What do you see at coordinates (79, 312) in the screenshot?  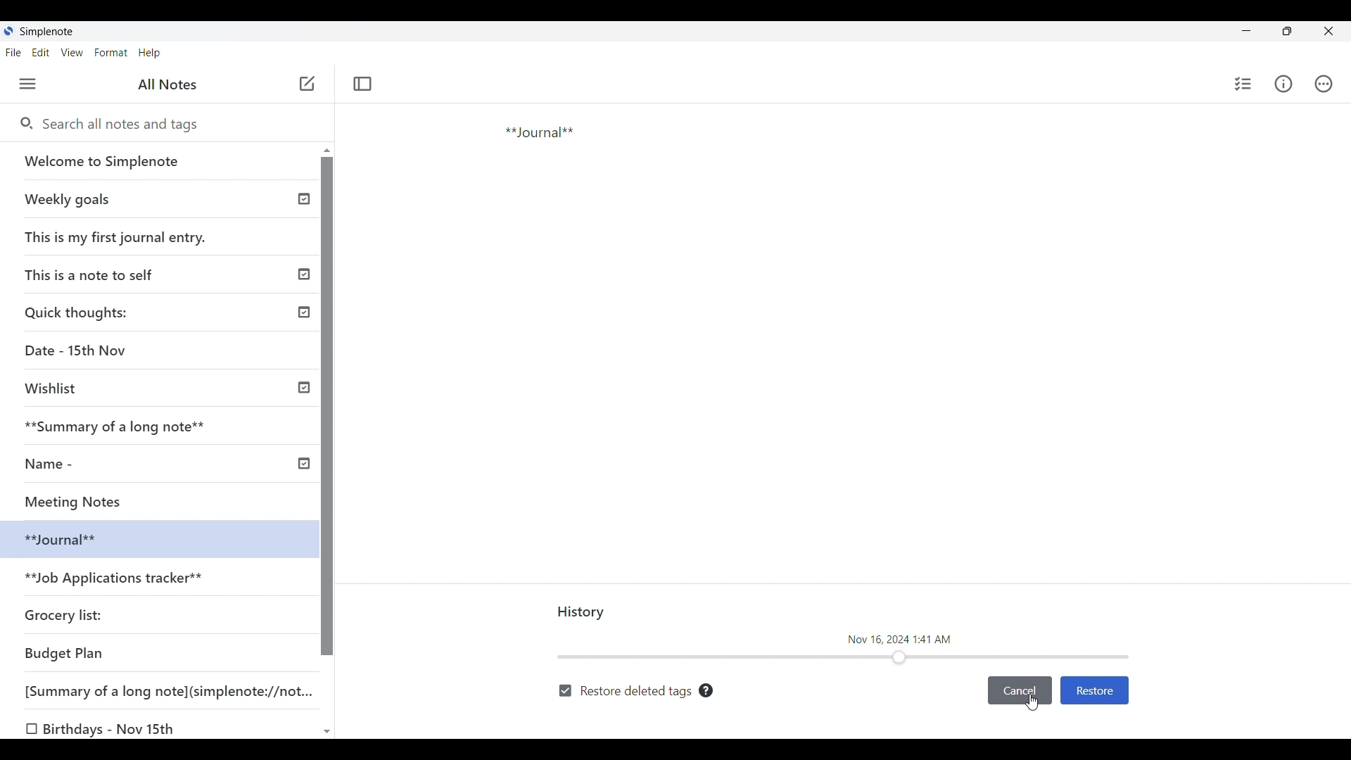 I see `Quick thoughts:` at bounding box center [79, 312].